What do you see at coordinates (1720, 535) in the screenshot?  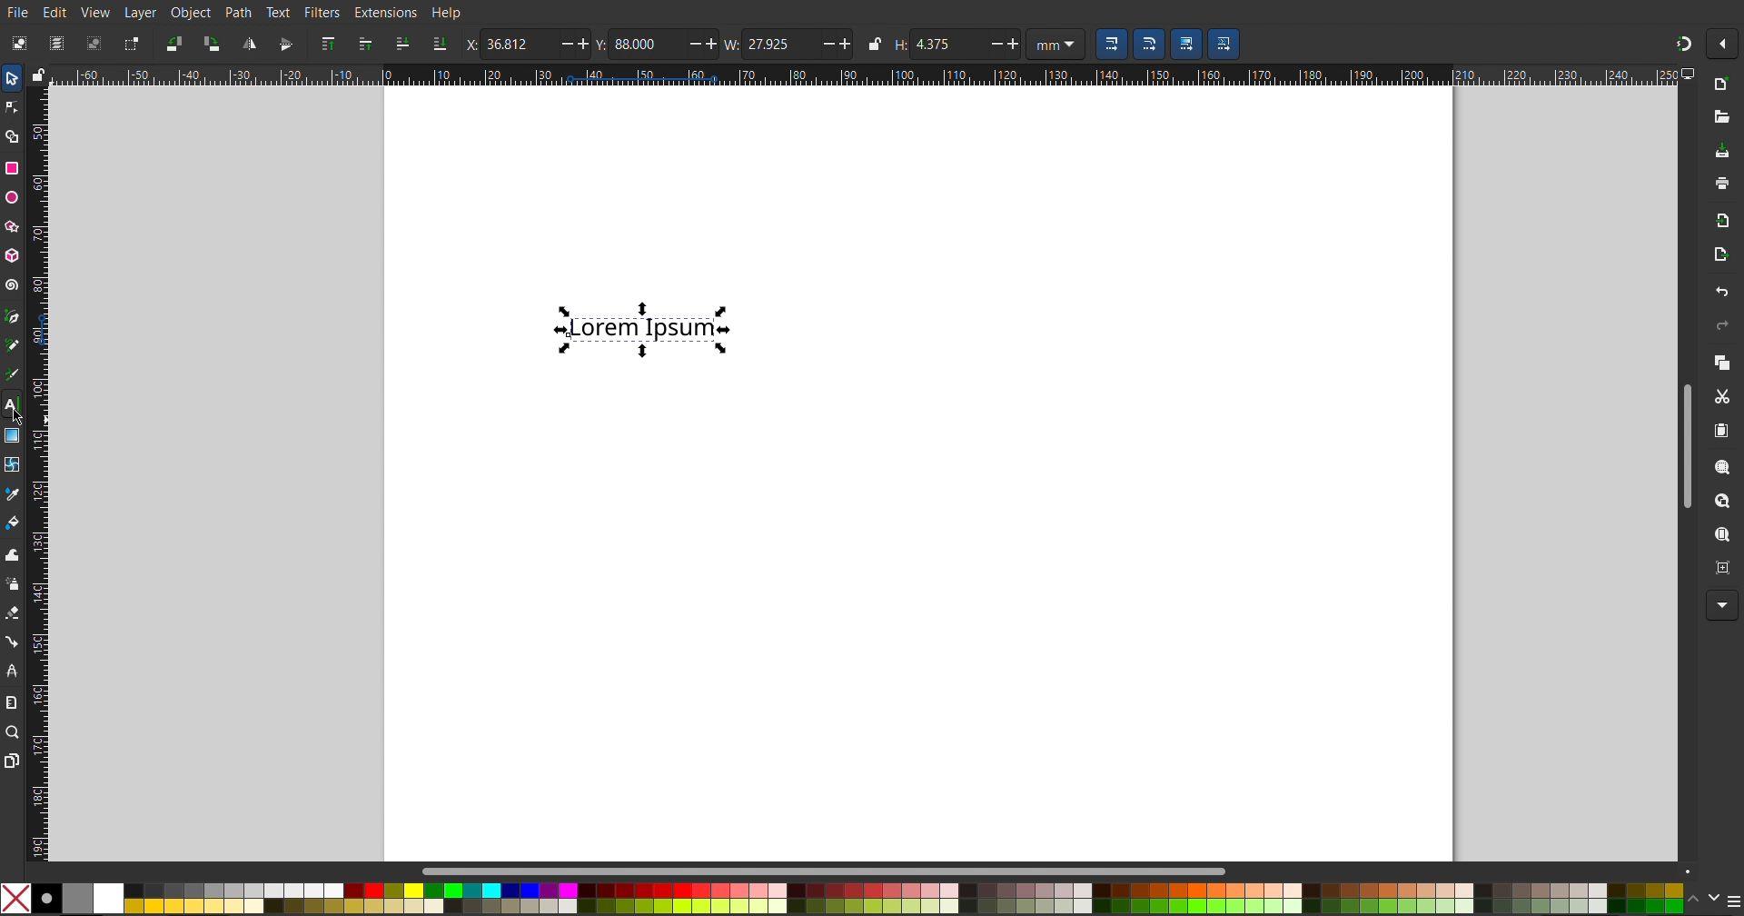 I see `Zoom Page` at bounding box center [1720, 535].